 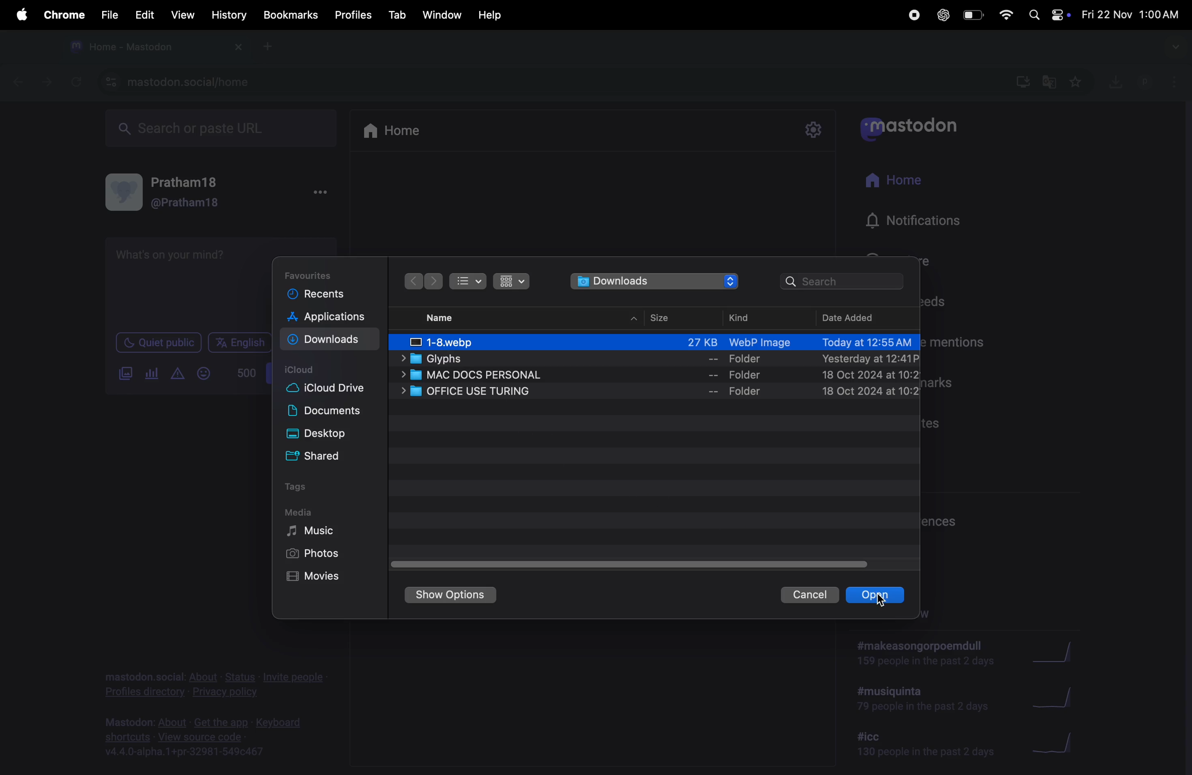 What do you see at coordinates (153, 374) in the screenshot?
I see `poll` at bounding box center [153, 374].